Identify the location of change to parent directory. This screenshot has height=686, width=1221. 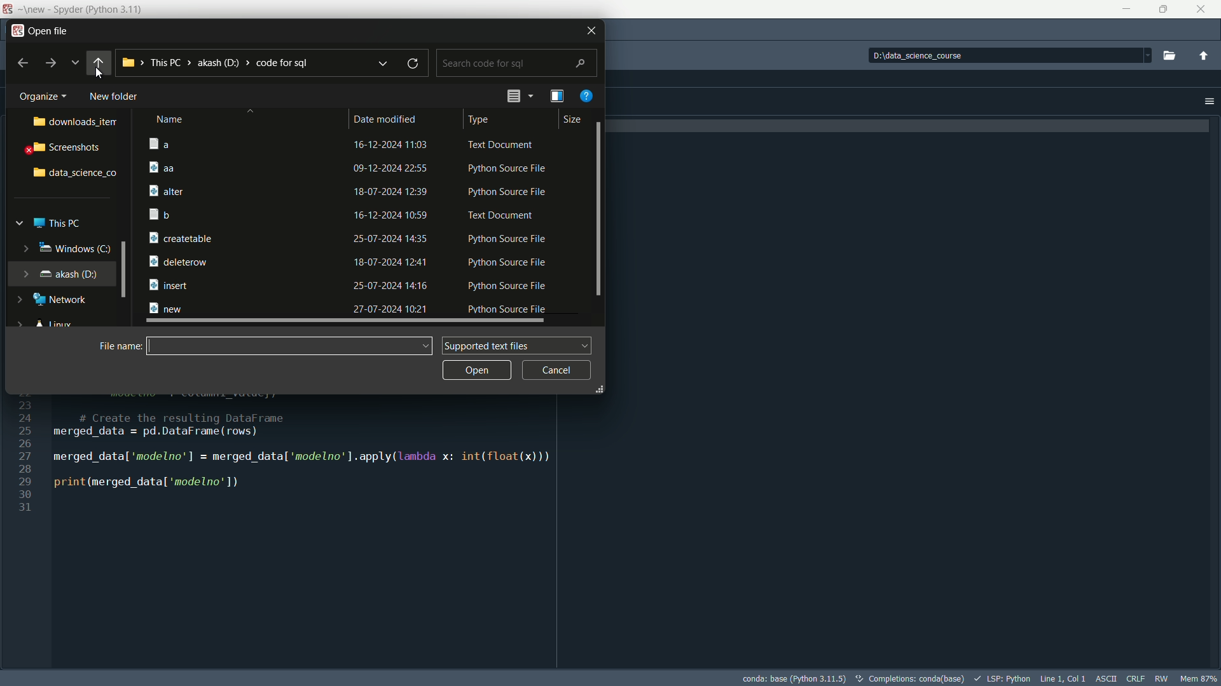
(1204, 55).